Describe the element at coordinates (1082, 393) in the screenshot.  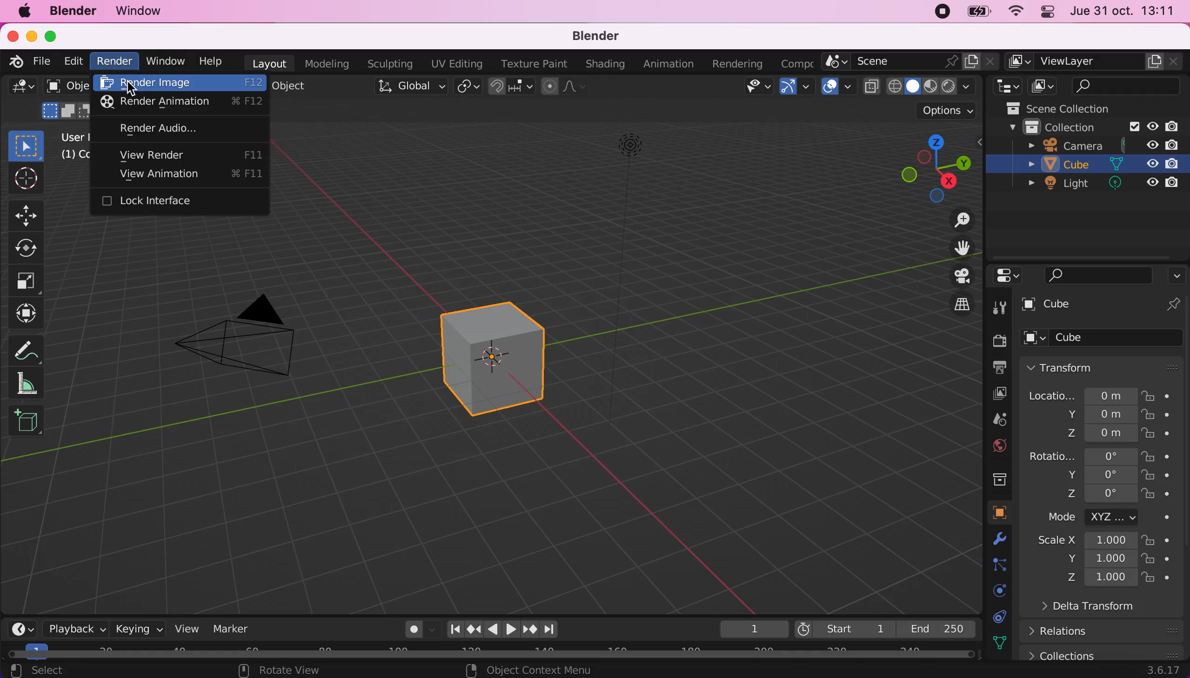
I see `location` at that location.